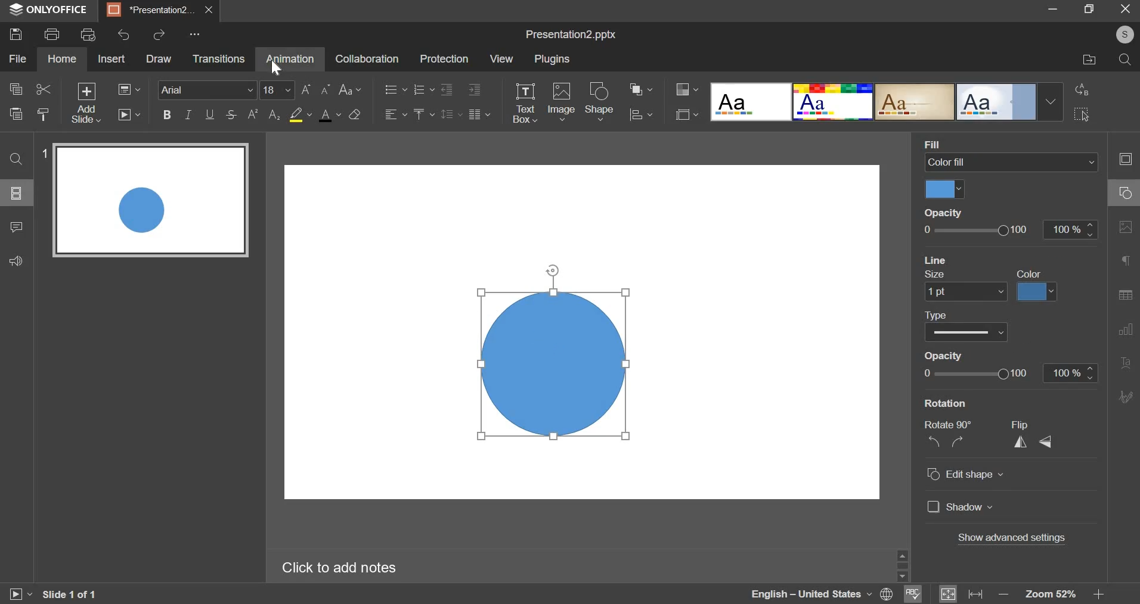 The height and width of the screenshot is (604, 1140). Describe the element at coordinates (219, 59) in the screenshot. I see `transitions` at that location.